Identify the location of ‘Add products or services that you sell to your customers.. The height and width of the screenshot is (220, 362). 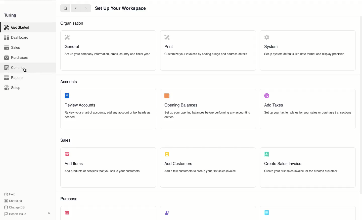
(102, 171).